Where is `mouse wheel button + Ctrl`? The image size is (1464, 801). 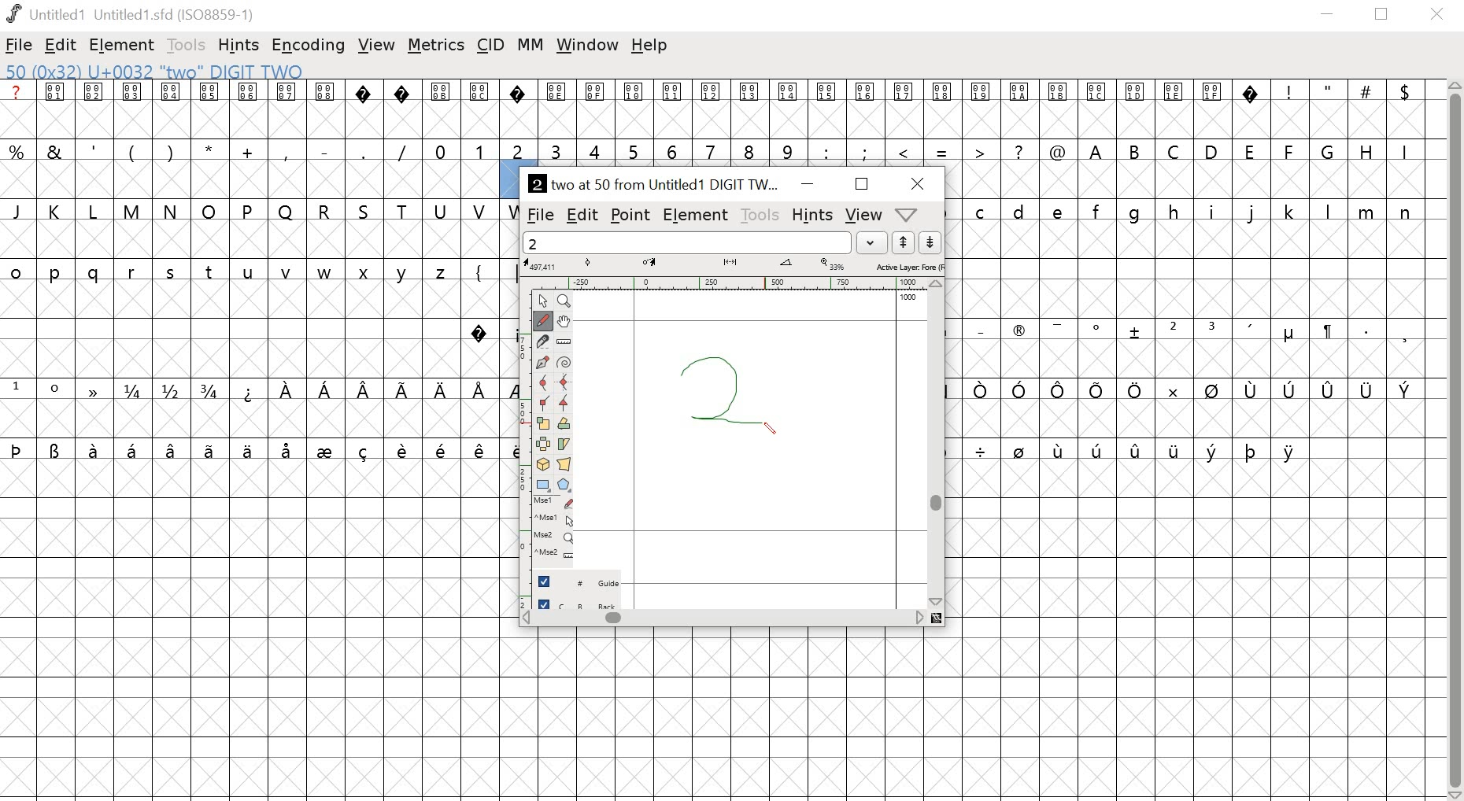
mouse wheel button + Ctrl is located at coordinates (556, 557).